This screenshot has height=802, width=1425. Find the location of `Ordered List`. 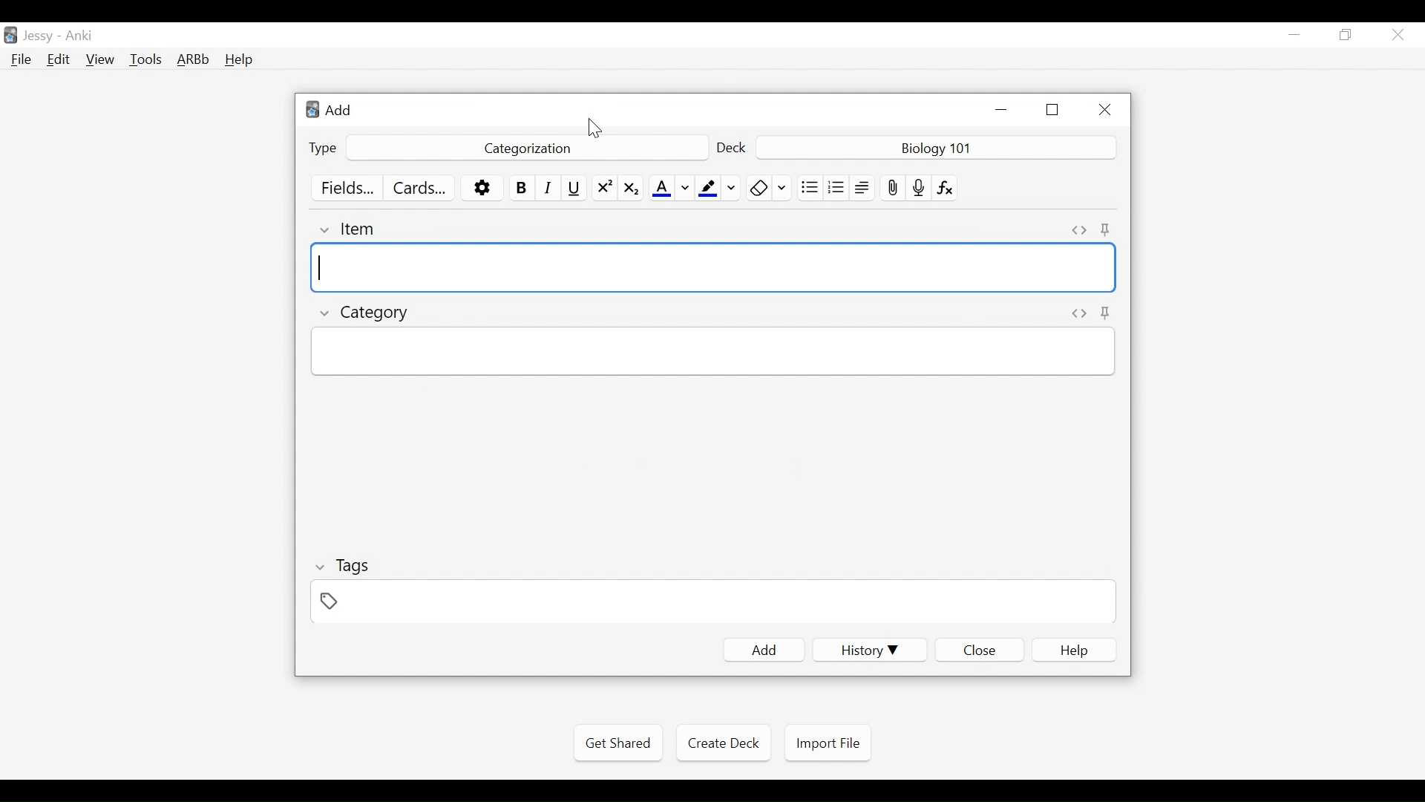

Ordered List is located at coordinates (836, 189).